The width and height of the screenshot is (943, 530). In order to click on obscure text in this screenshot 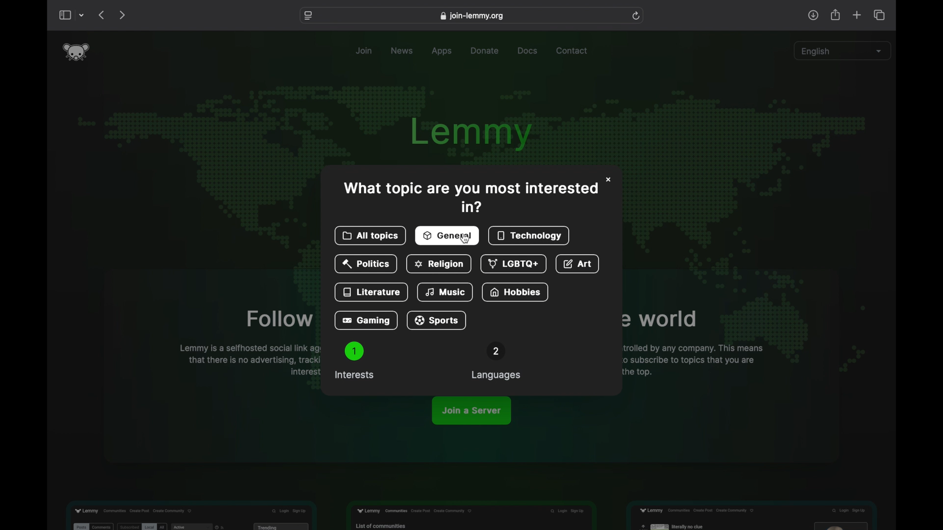, I will do `click(279, 319)`.